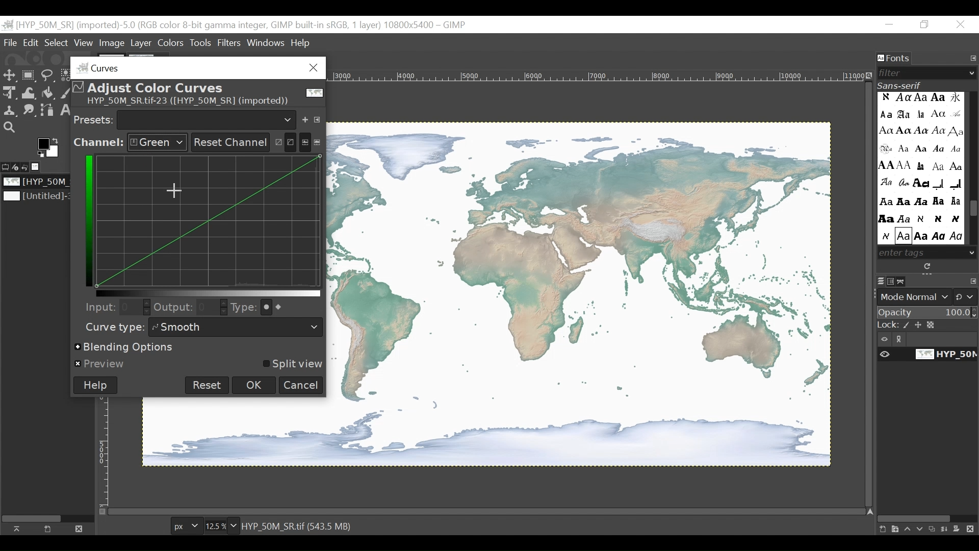 The image size is (979, 551). What do you see at coordinates (84, 43) in the screenshot?
I see `View` at bounding box center [84, 43].